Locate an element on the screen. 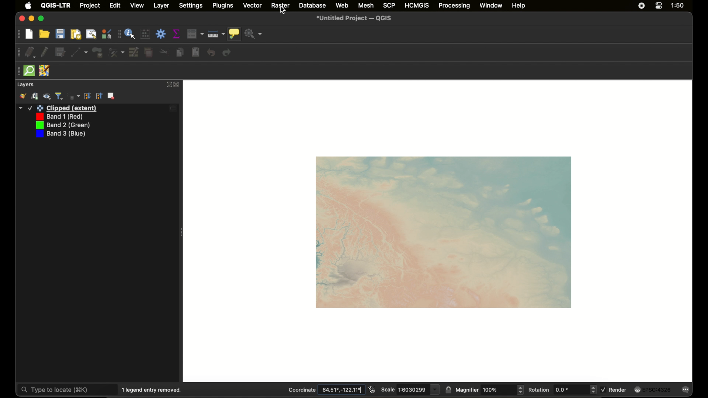  plugins is located at coordinates (223, 6).